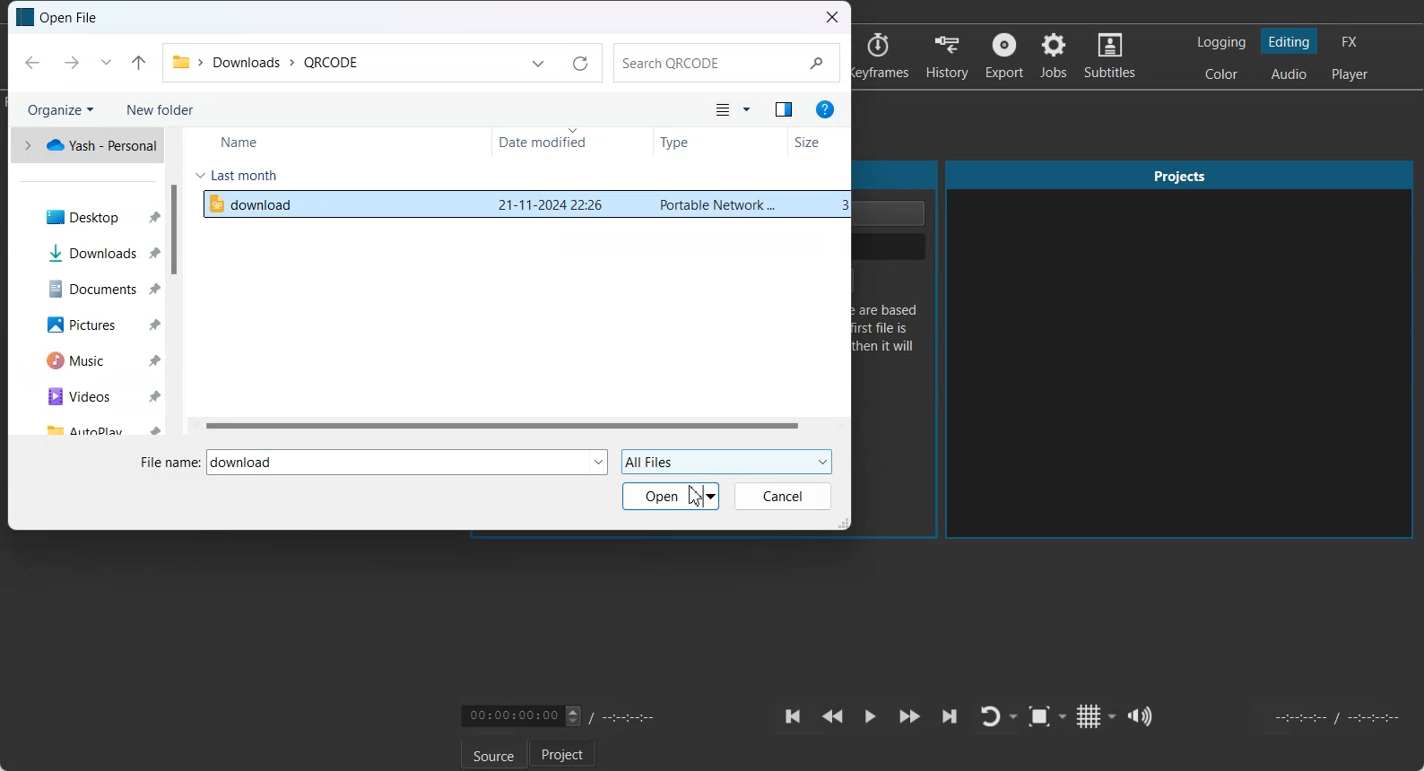  Describe the element at coordinates (628, 717) in the screenshot. I see `Timing ` at that location.